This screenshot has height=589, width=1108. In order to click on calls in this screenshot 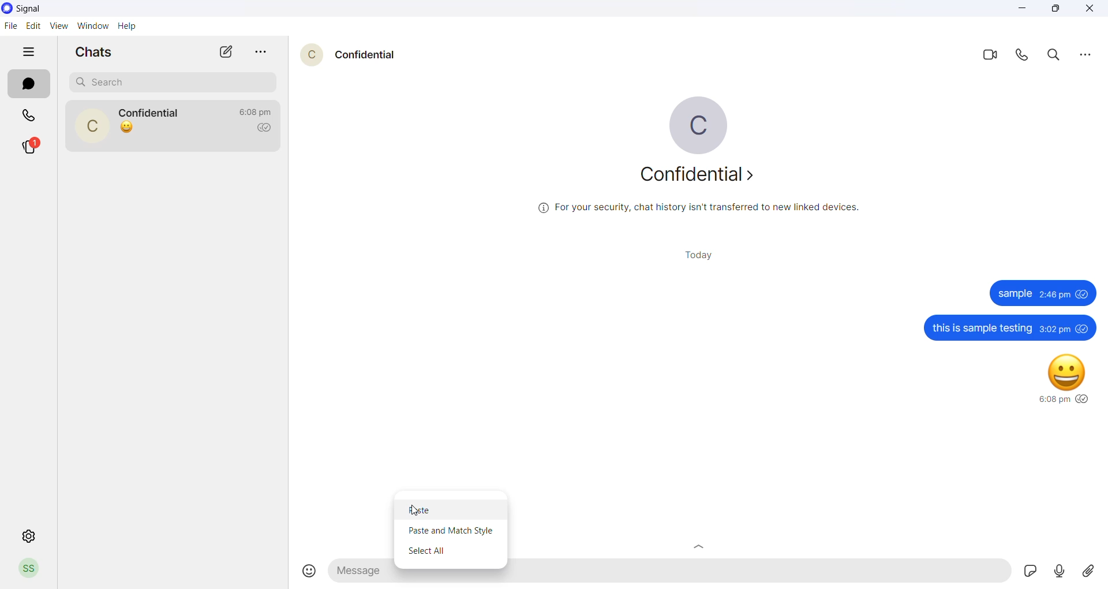, I will do `click(30, 117)`.